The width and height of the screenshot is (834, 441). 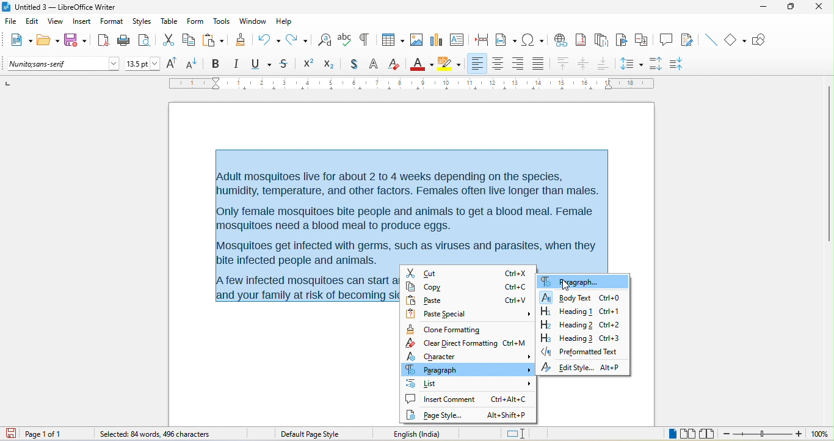 What do you see at coordinates (564, 64) in the screenshot?
I see `align top` at bounding box center [564, 64].